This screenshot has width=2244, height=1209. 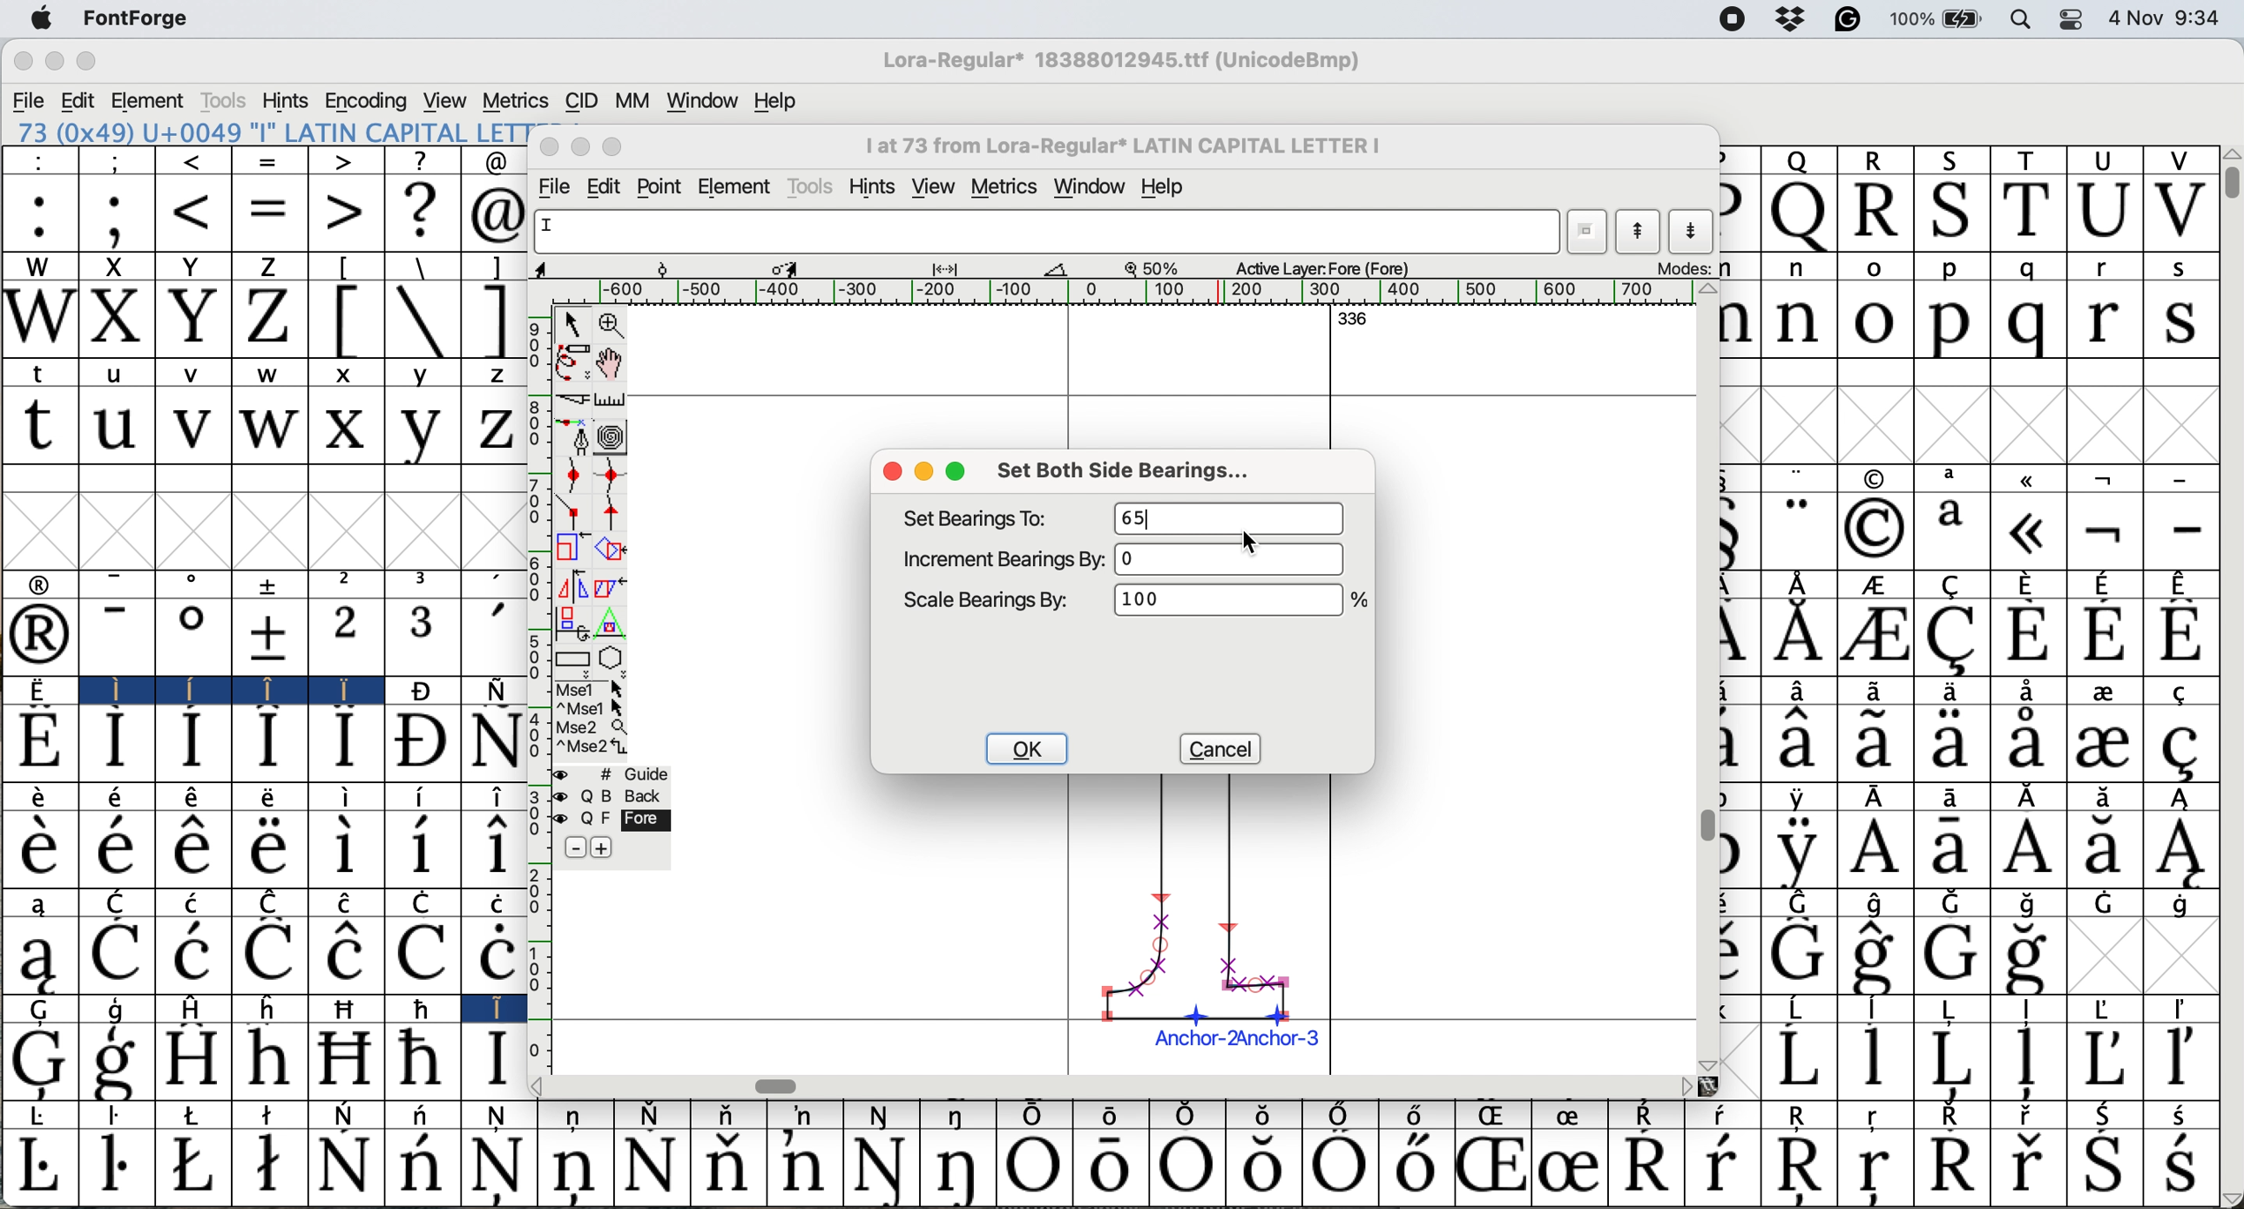 I want to click on Symbol, so click(x=2181, y=582).